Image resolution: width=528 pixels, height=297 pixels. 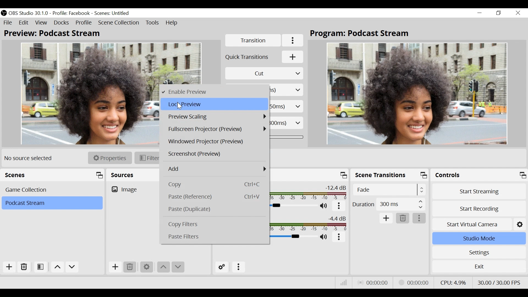 I want to click on Help, so click(x=172, y=23).